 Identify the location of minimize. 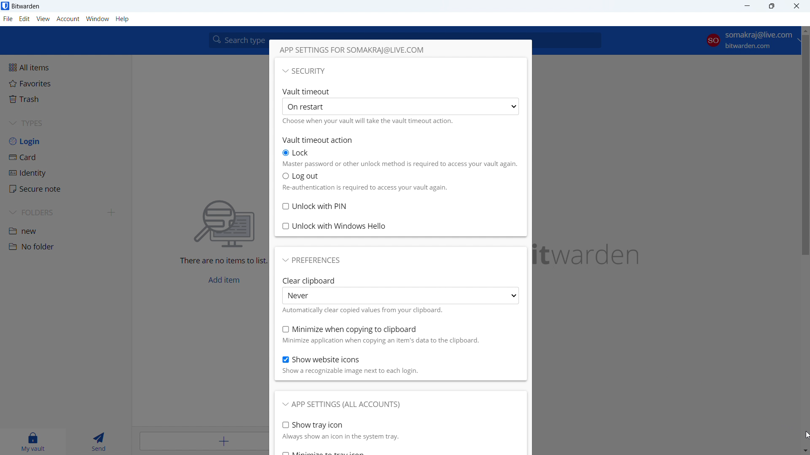
(747, 6).